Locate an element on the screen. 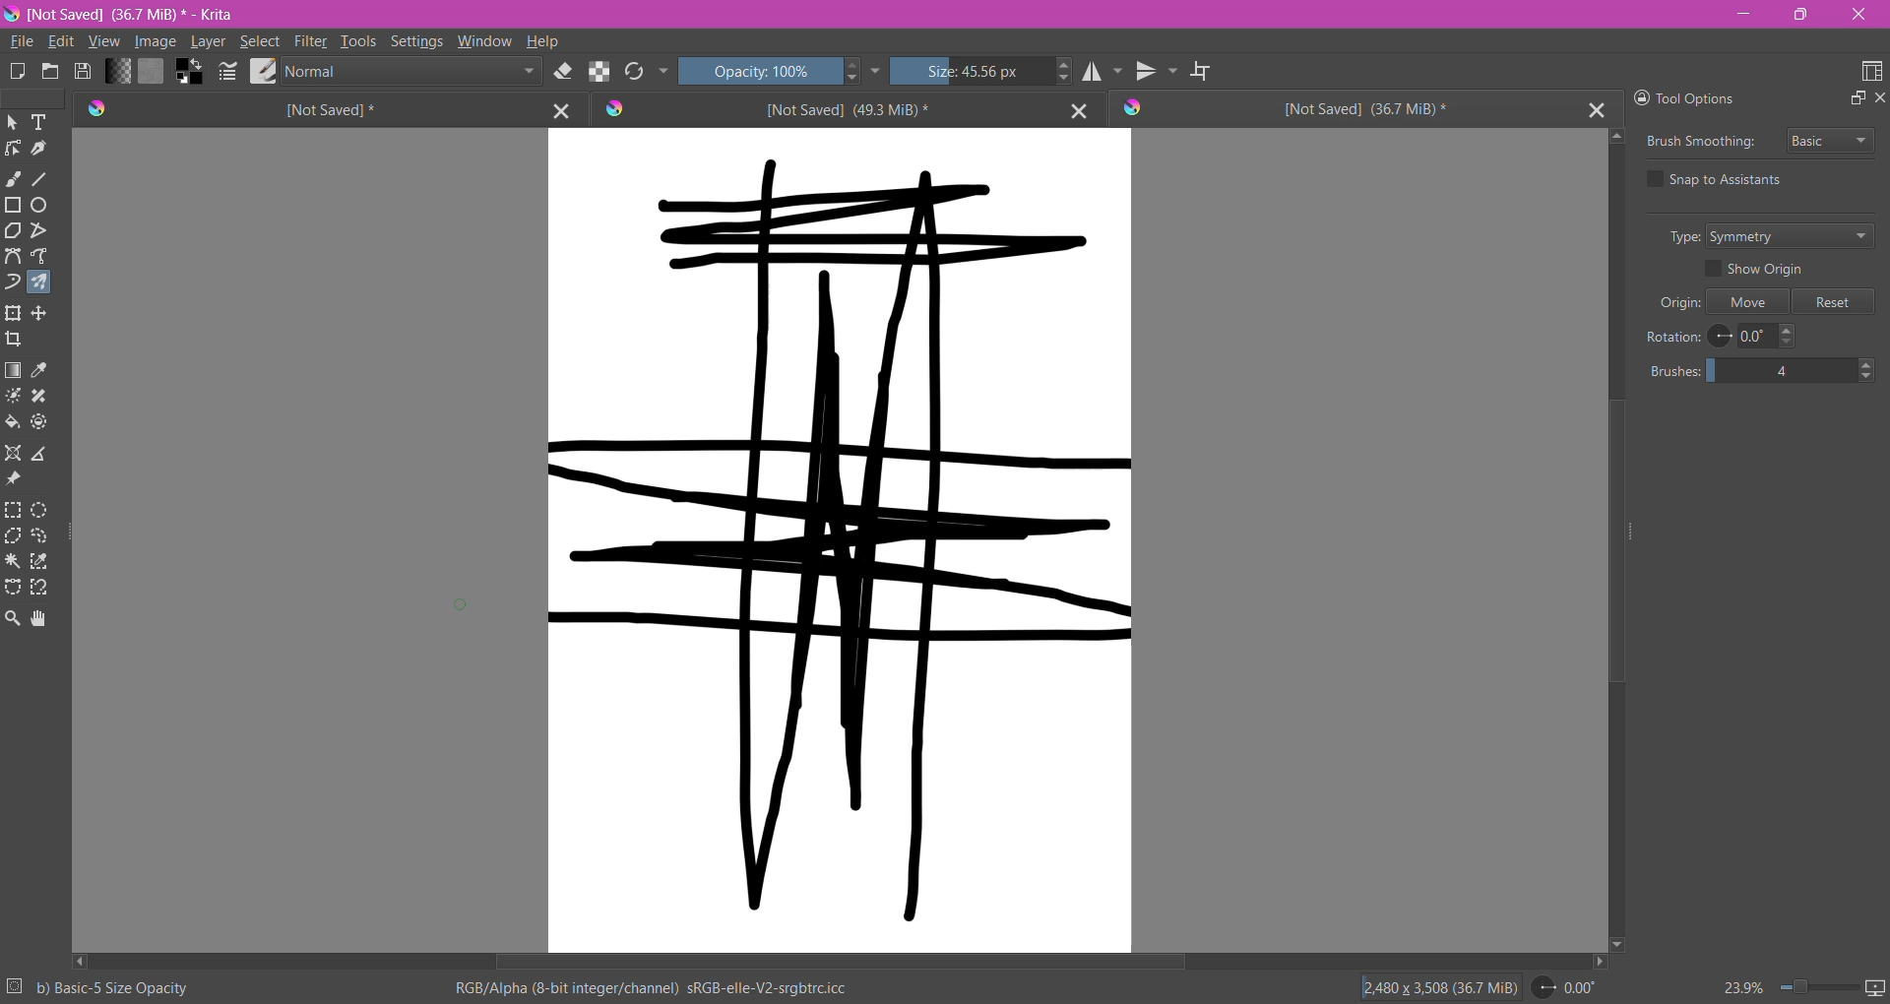 The height and width of the screenshot is (1004, 1890). Image is located at coordinates (155, 43).